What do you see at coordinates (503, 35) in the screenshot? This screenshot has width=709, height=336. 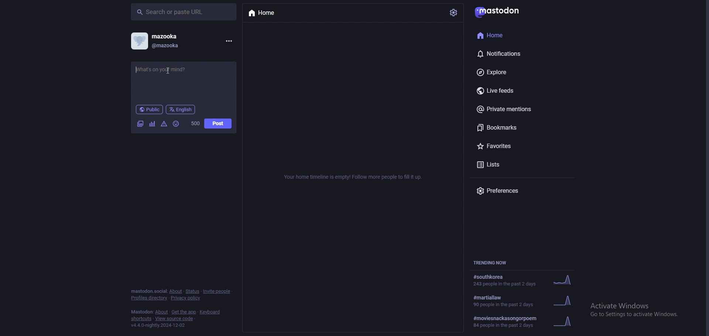 I see `home` at bounding box center [503, 35].